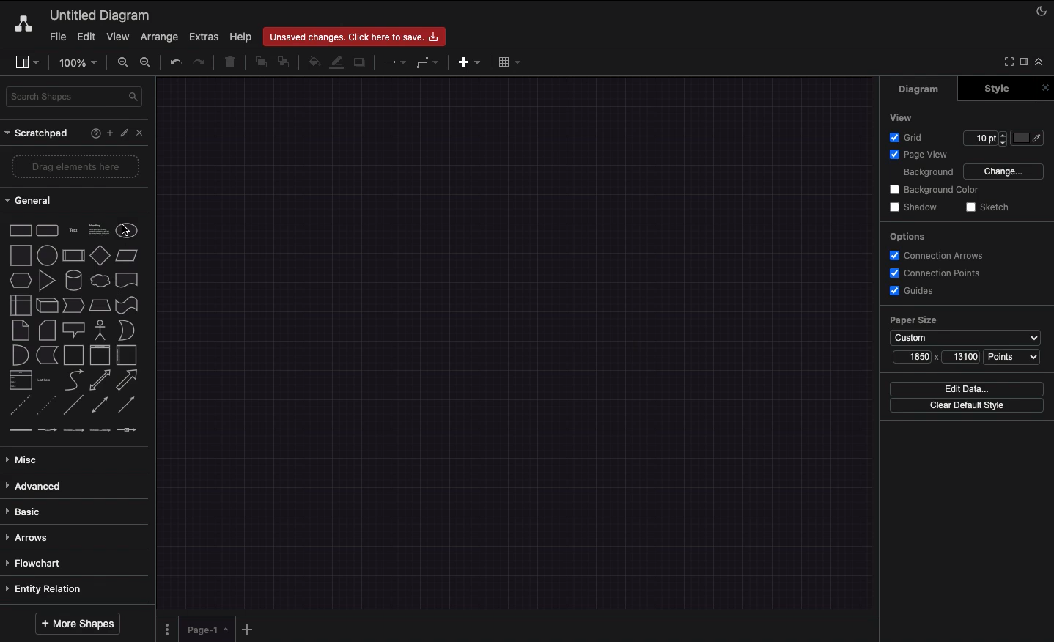  Describe the element at coordinates (92, 133) in the screenshot. I see `Help` at that location.